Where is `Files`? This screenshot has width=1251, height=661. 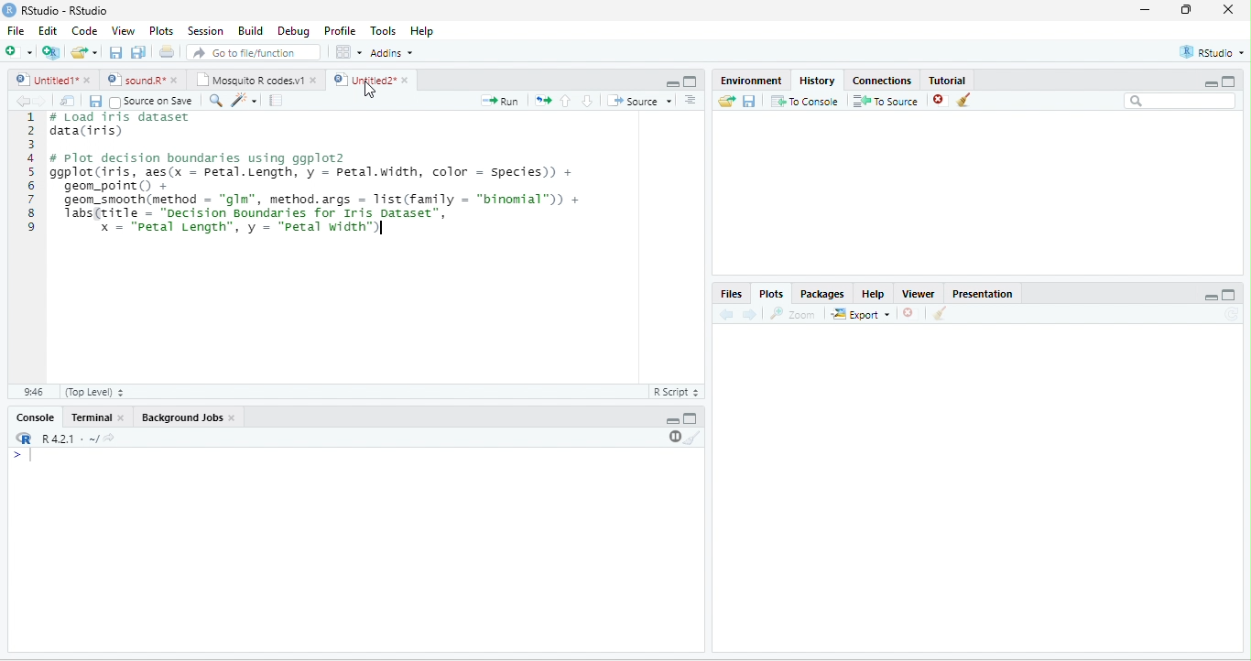
Files is located at coordinates (730, 295).